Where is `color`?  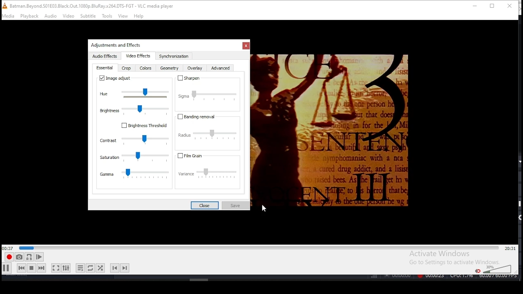
color is located at coordinates (145, 69).